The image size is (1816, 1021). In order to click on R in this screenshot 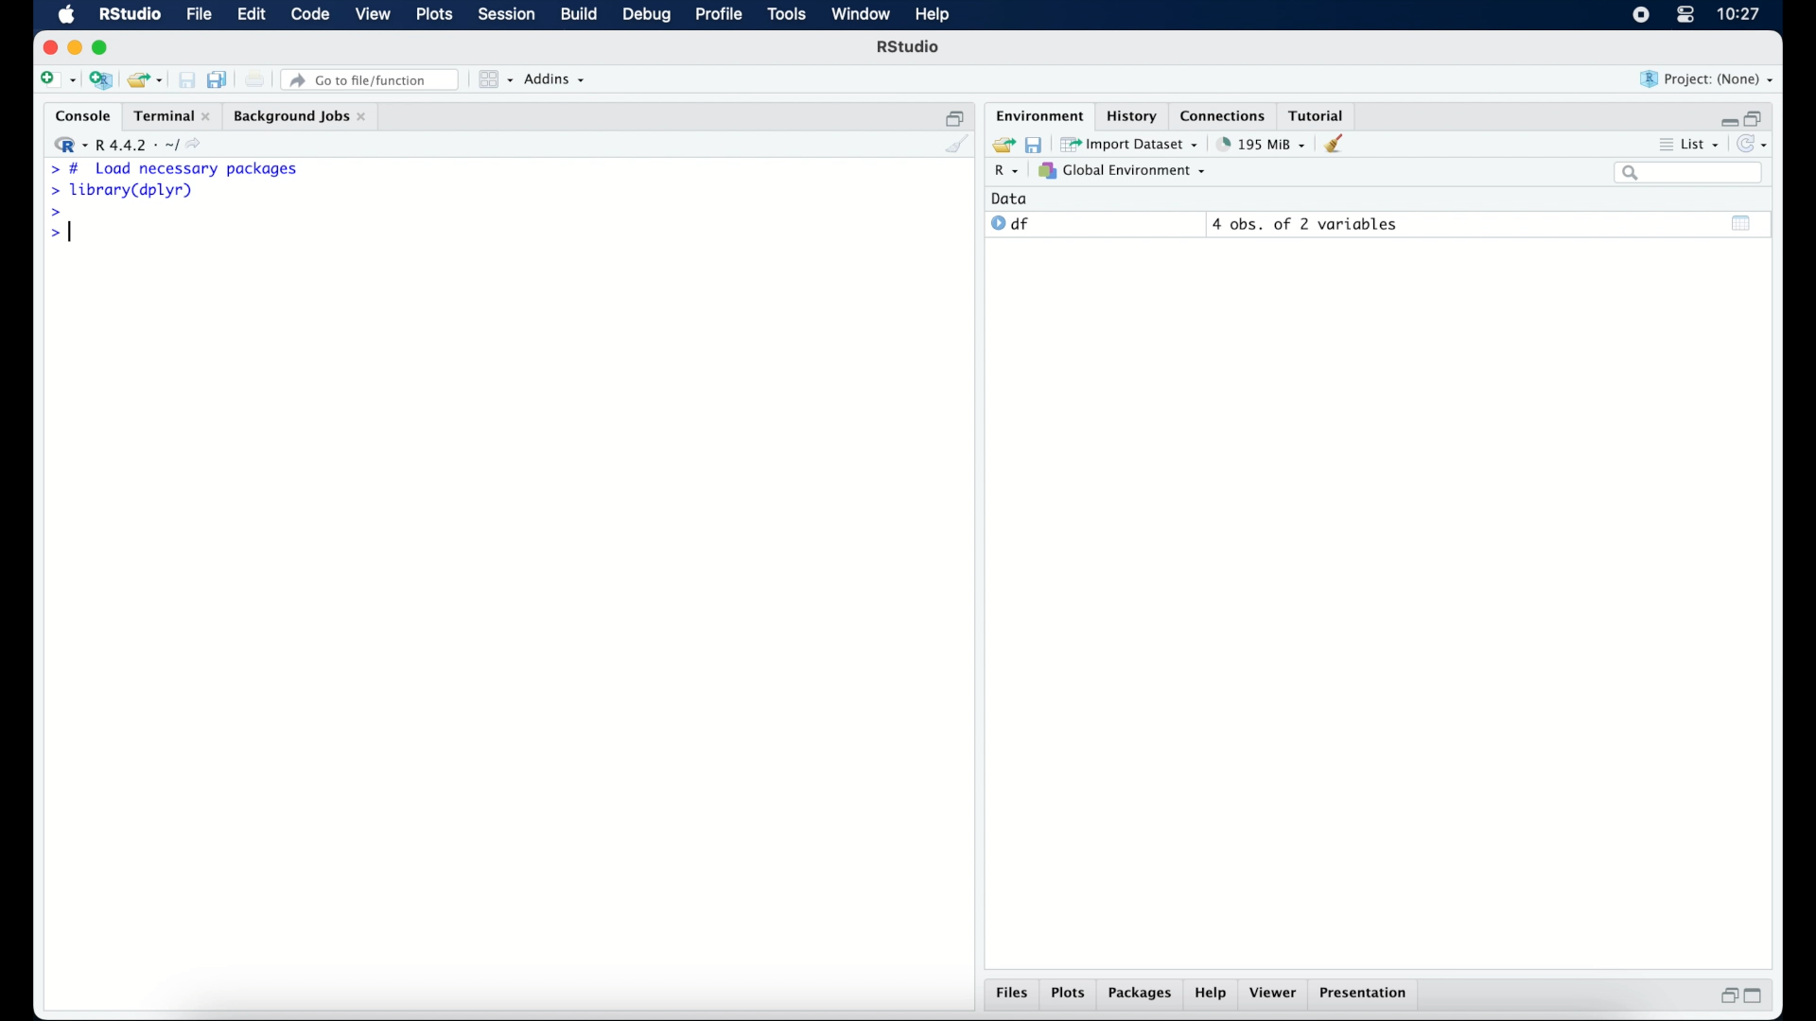, I will do `click(1004, 173)`.